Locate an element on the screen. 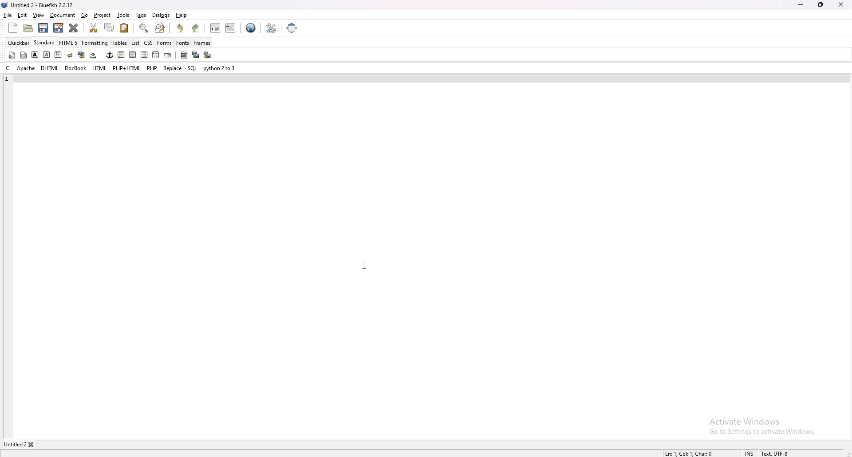 The width and height of the screenshot is (852, 457). edit is located at coordinates (23, 15).